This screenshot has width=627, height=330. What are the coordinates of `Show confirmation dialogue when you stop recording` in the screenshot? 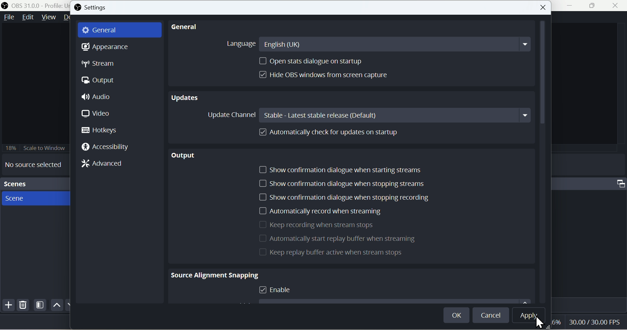 It's located at (341, 197).